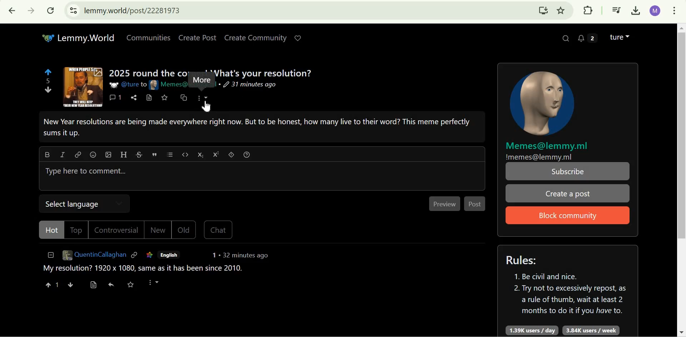  Describe the element at coordinates (159, 231) in the screenshot. I see `New` at that location.